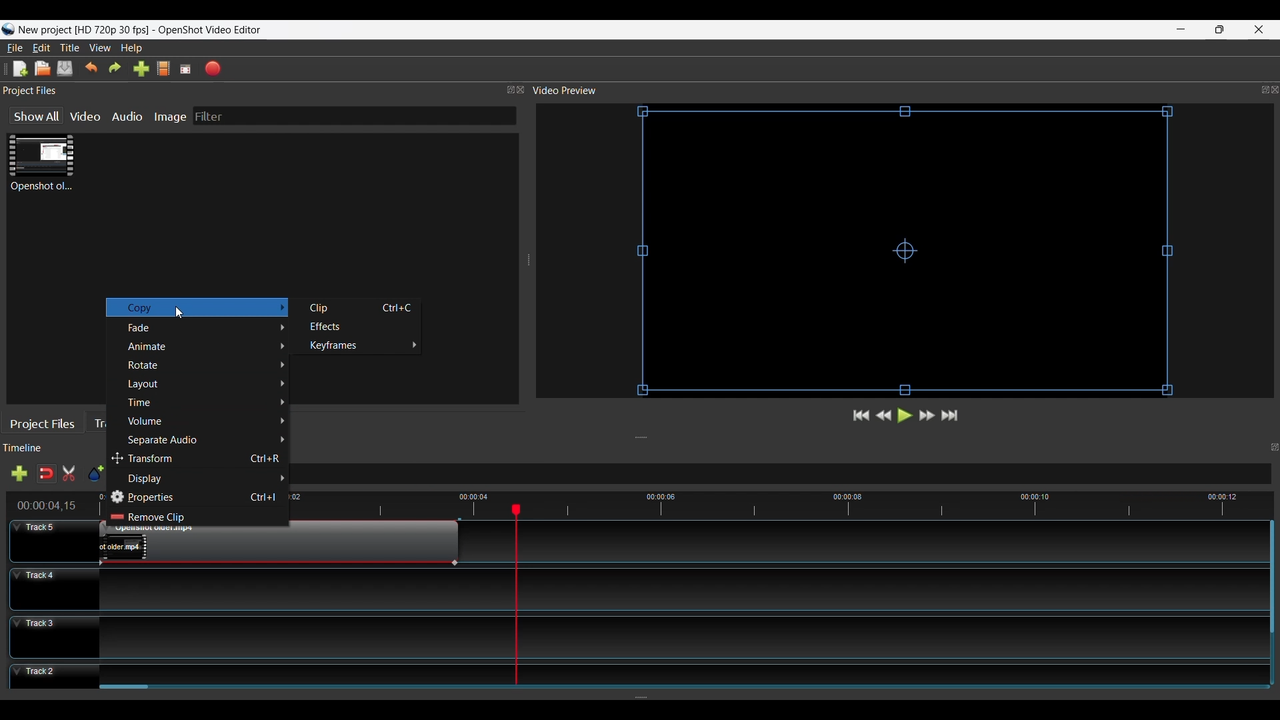 The height and width of the screenshot is (720, 1280). Describe the element at coordinates (354, 116) in the screenshot. I see `Filter` at that location.